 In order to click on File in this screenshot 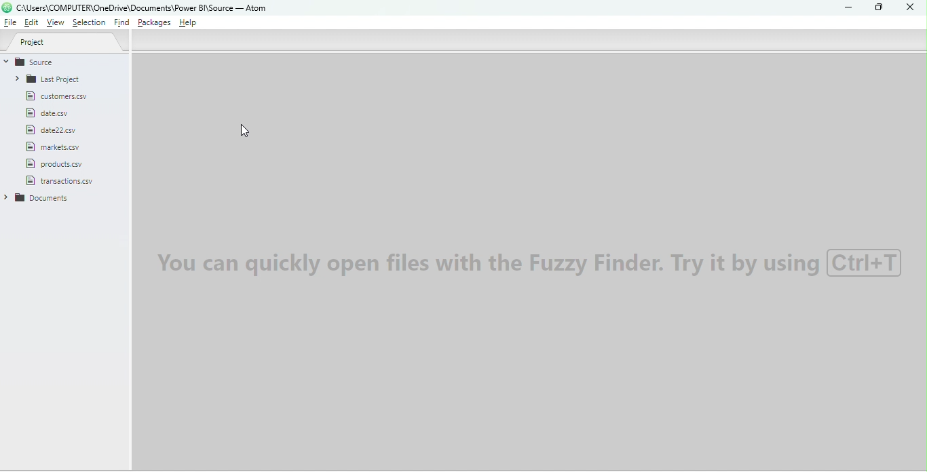, I will do `click(60, 163)`.